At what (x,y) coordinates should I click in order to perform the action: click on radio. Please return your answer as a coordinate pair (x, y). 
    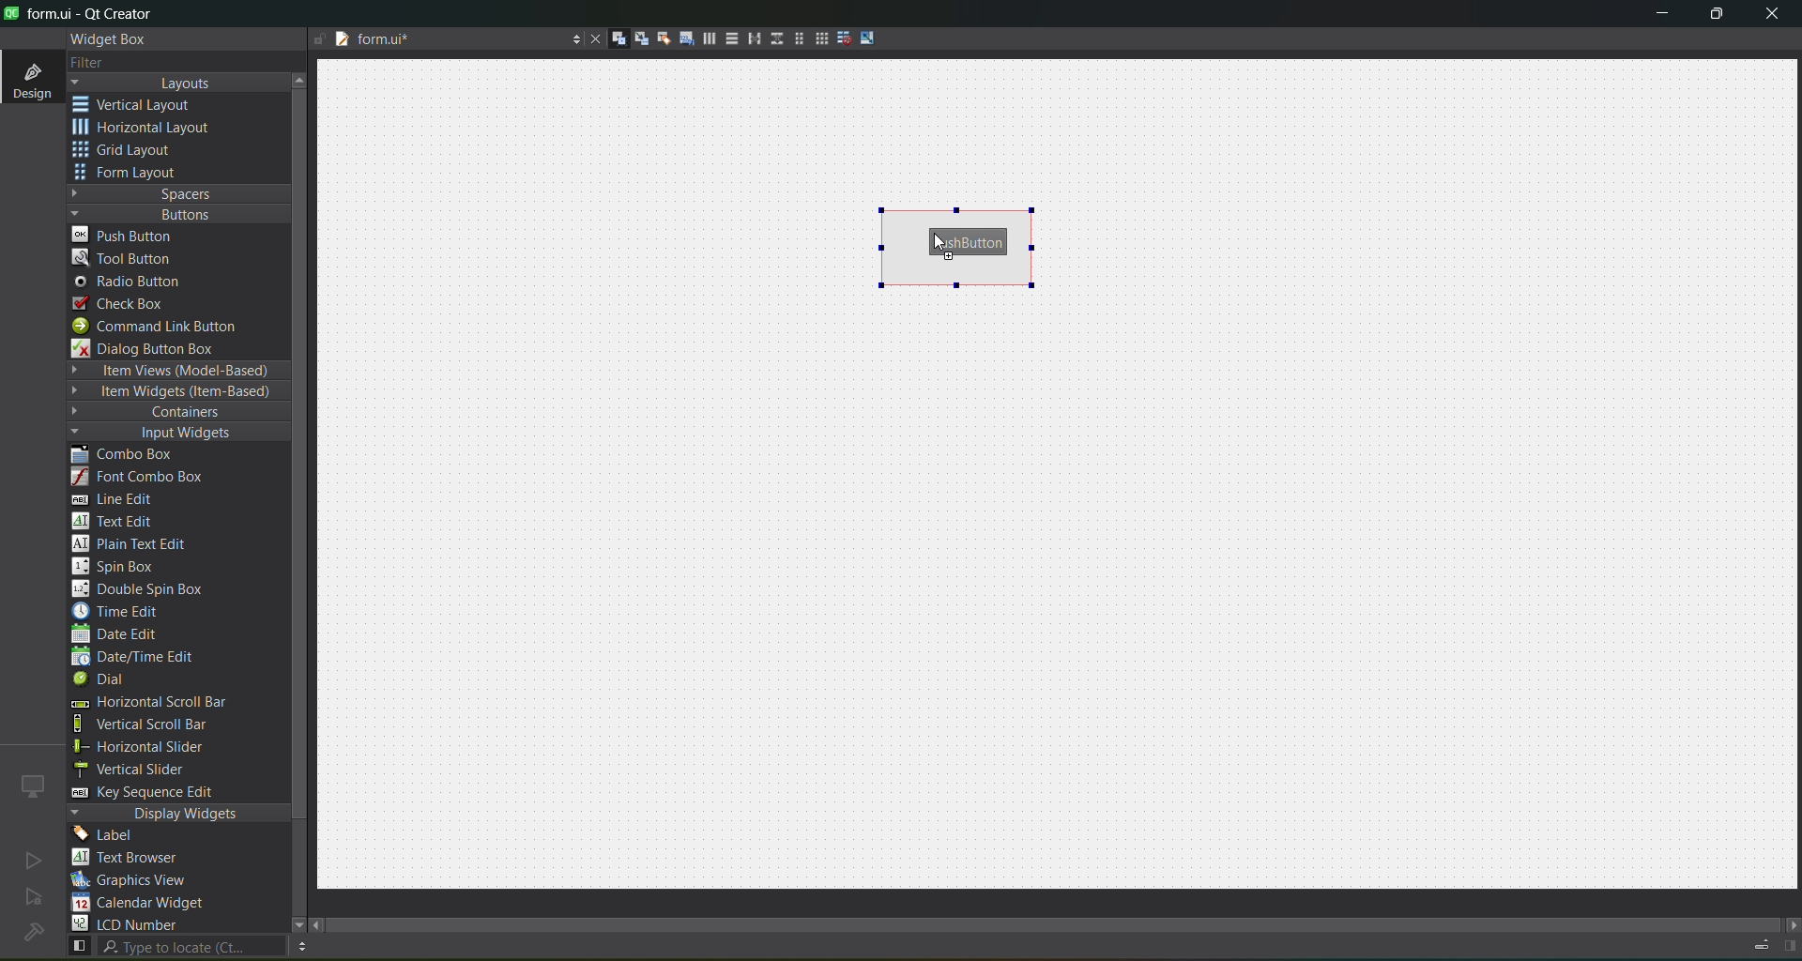
    Looking at the image, I should click on (133, 282).